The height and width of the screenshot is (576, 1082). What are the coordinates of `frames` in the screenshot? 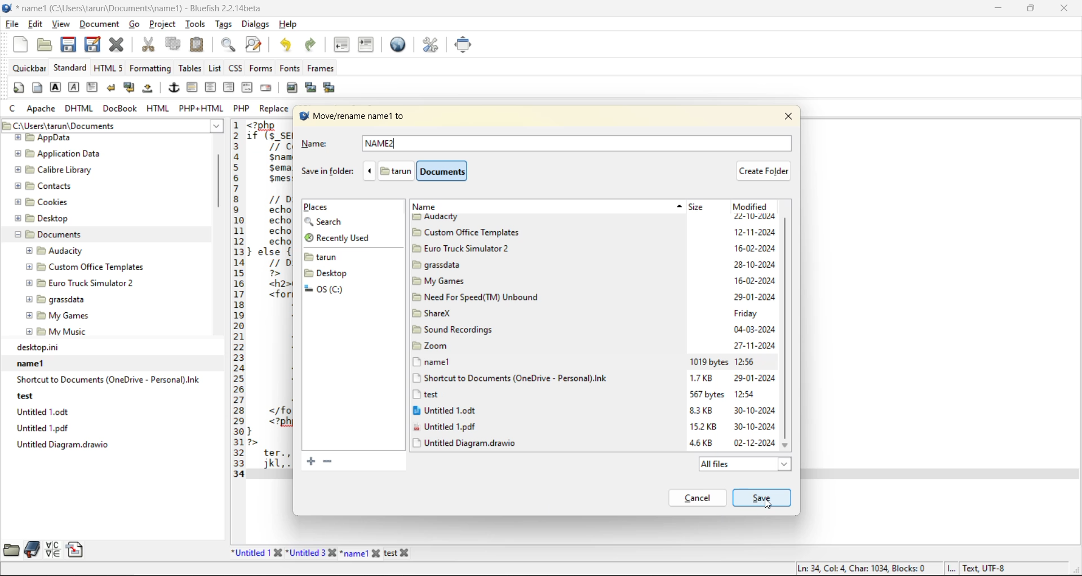 It's located at (322, 68).